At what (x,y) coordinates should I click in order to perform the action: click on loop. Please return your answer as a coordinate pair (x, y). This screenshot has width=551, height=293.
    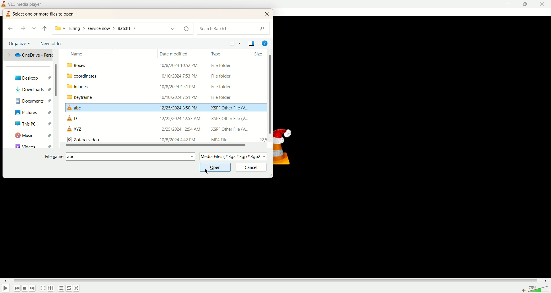
    Looking at the image, I should click on (77, 288).